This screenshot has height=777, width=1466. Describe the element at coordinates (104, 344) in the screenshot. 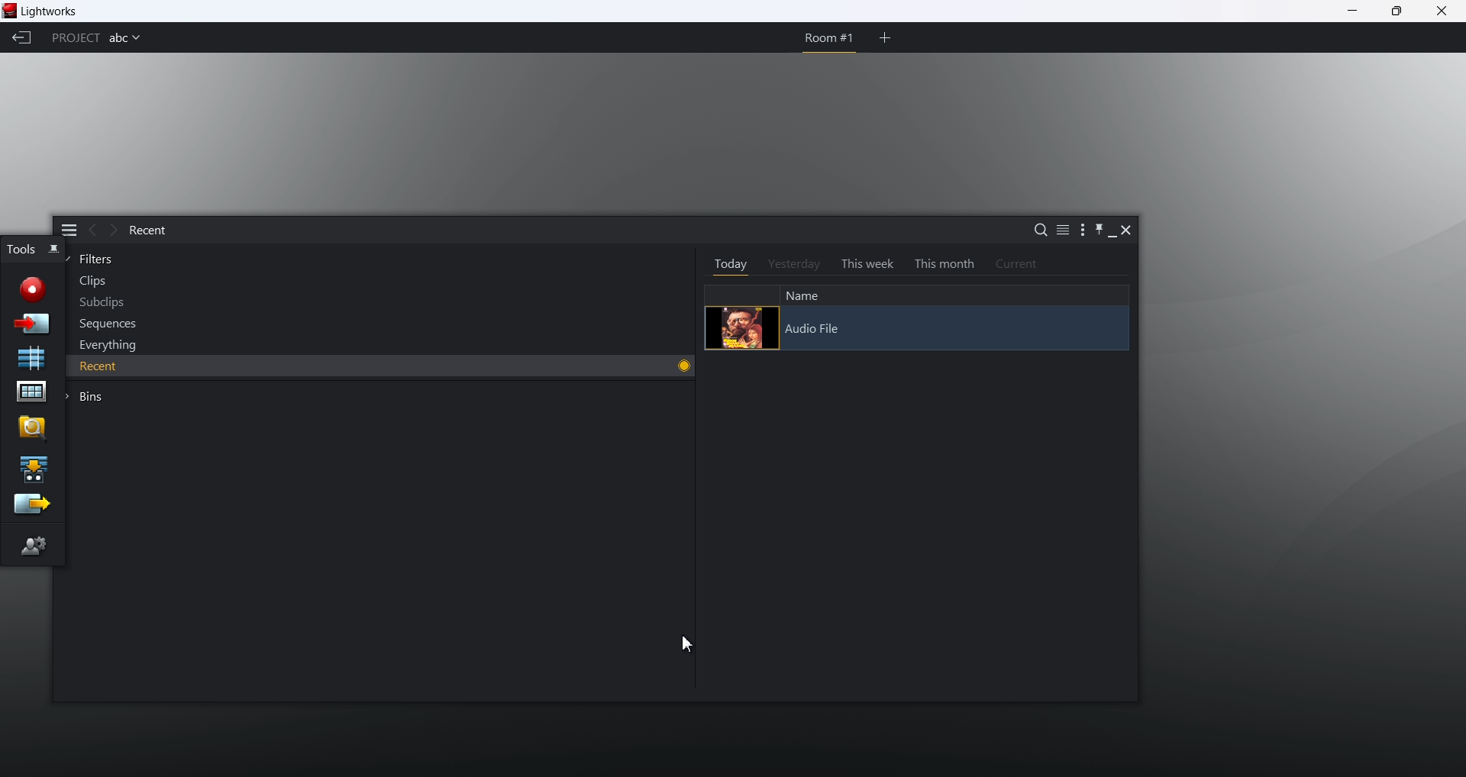

I see `everything` at that location.